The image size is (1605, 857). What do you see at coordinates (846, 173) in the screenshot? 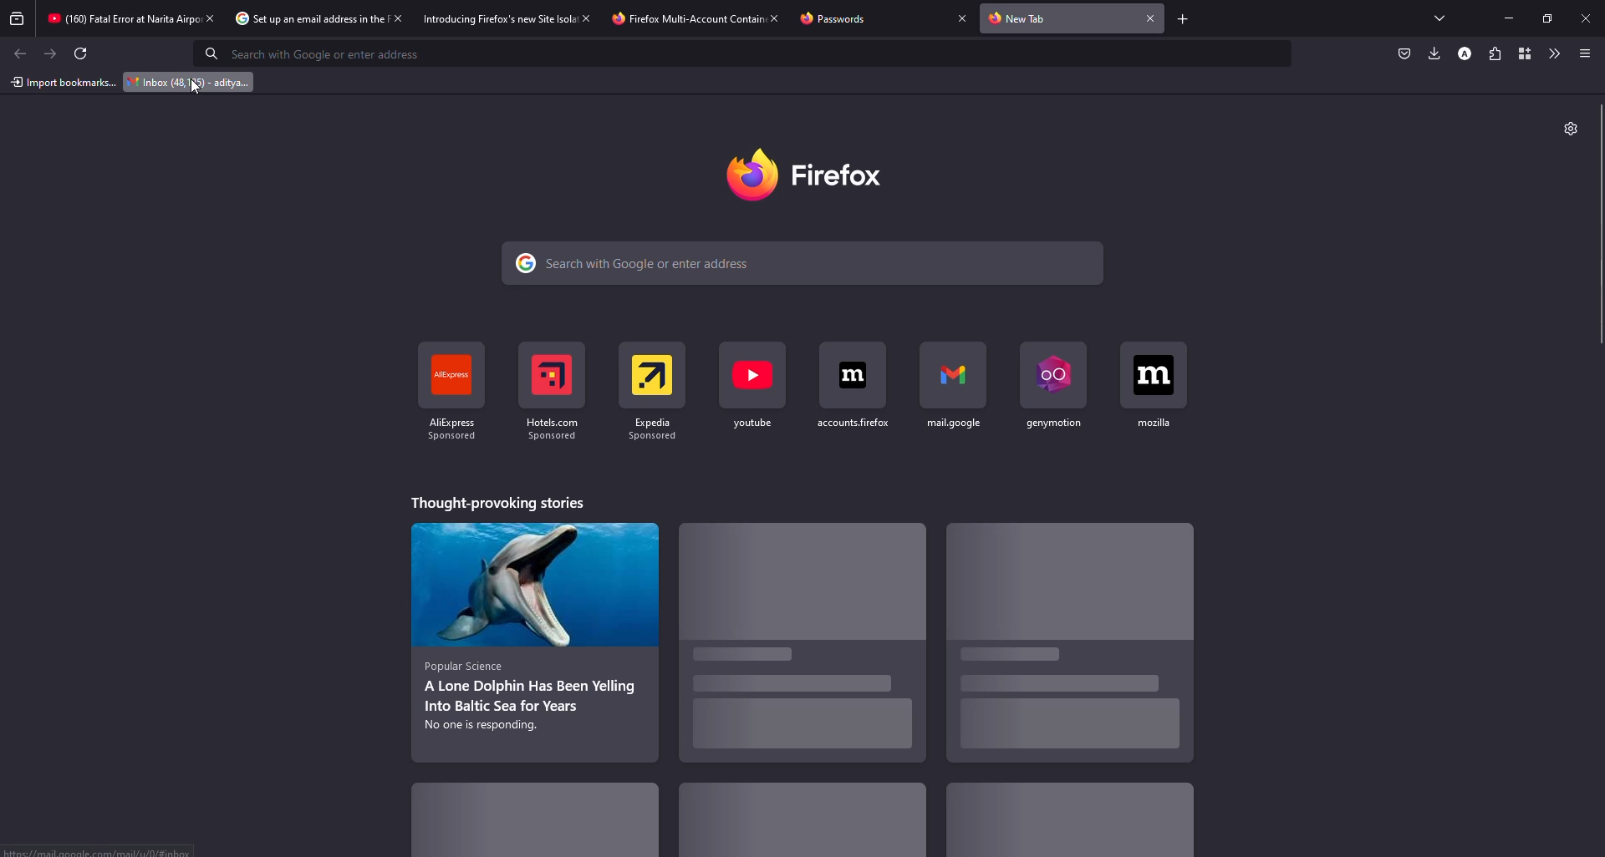
I see `firefox` at bounding box center [846, 173].